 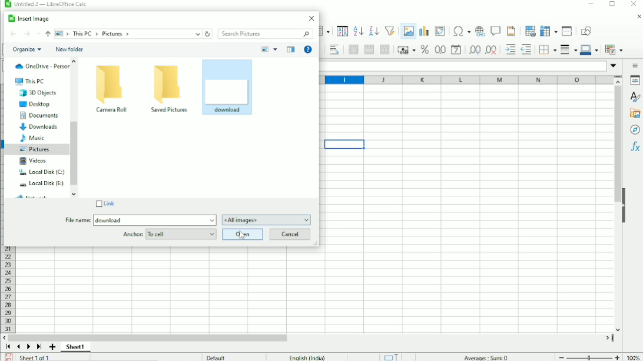 What do you see at coordinates (423, 29) in the screenshot?
I see `Insert chart` at bounding box center [423, 29].